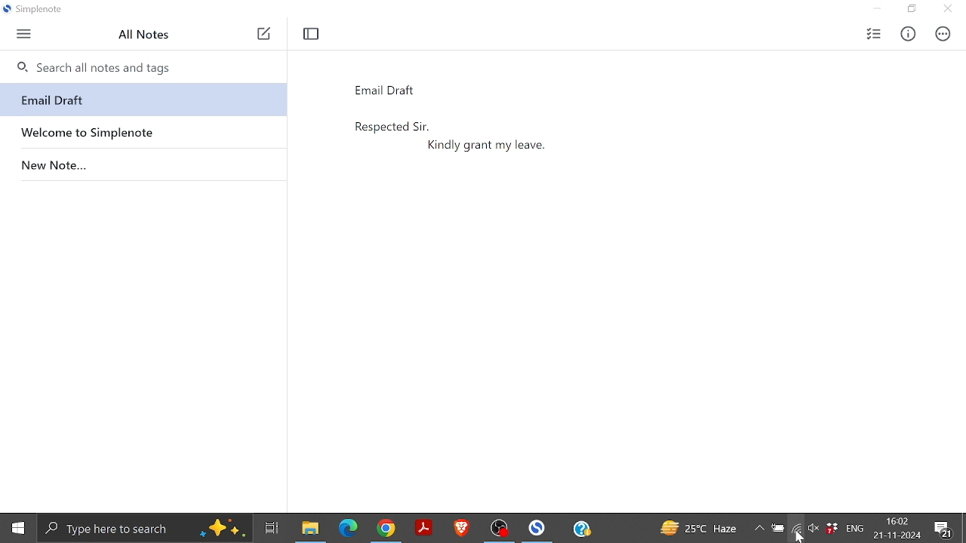 The width and height of the screenshot is (966, 543). What do you see at coordinates (832, 528) in the screenshot?
I see `Dropbox` at bounding box center [832, 528].